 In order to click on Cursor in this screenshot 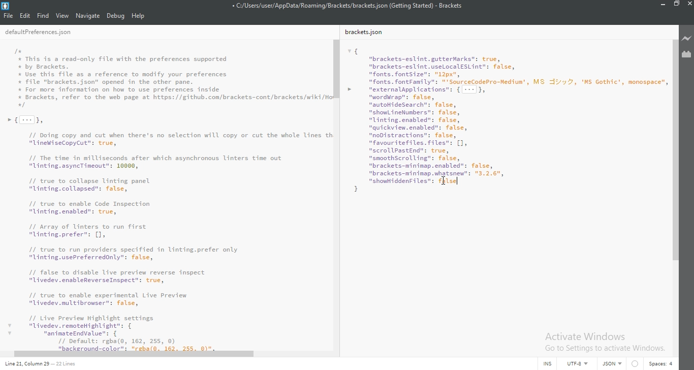, I will do `click(444, 181)`.